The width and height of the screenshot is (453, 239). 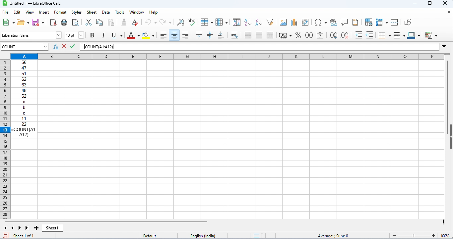 I want to click on print, so click(x=64, y=23).